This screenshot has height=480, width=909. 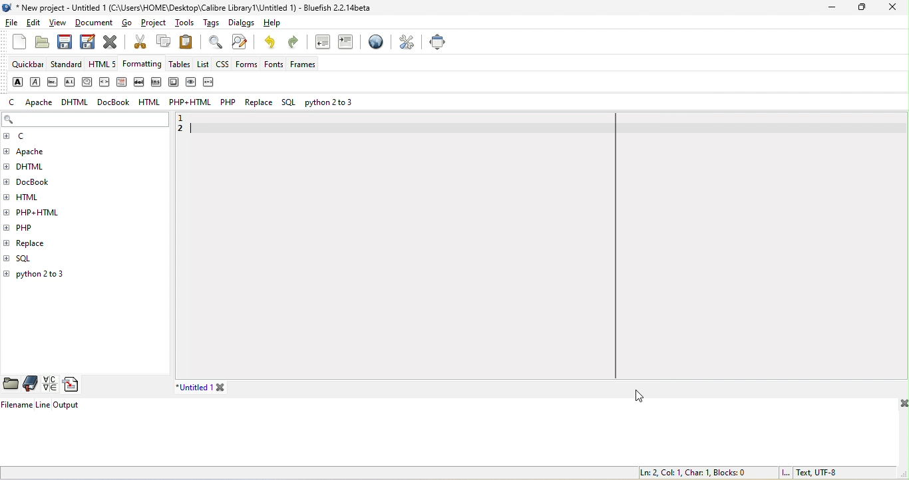 What do you see at coordinates (183, 23) in the screenshot?
I see `tools` at bounding box center [183, 23].